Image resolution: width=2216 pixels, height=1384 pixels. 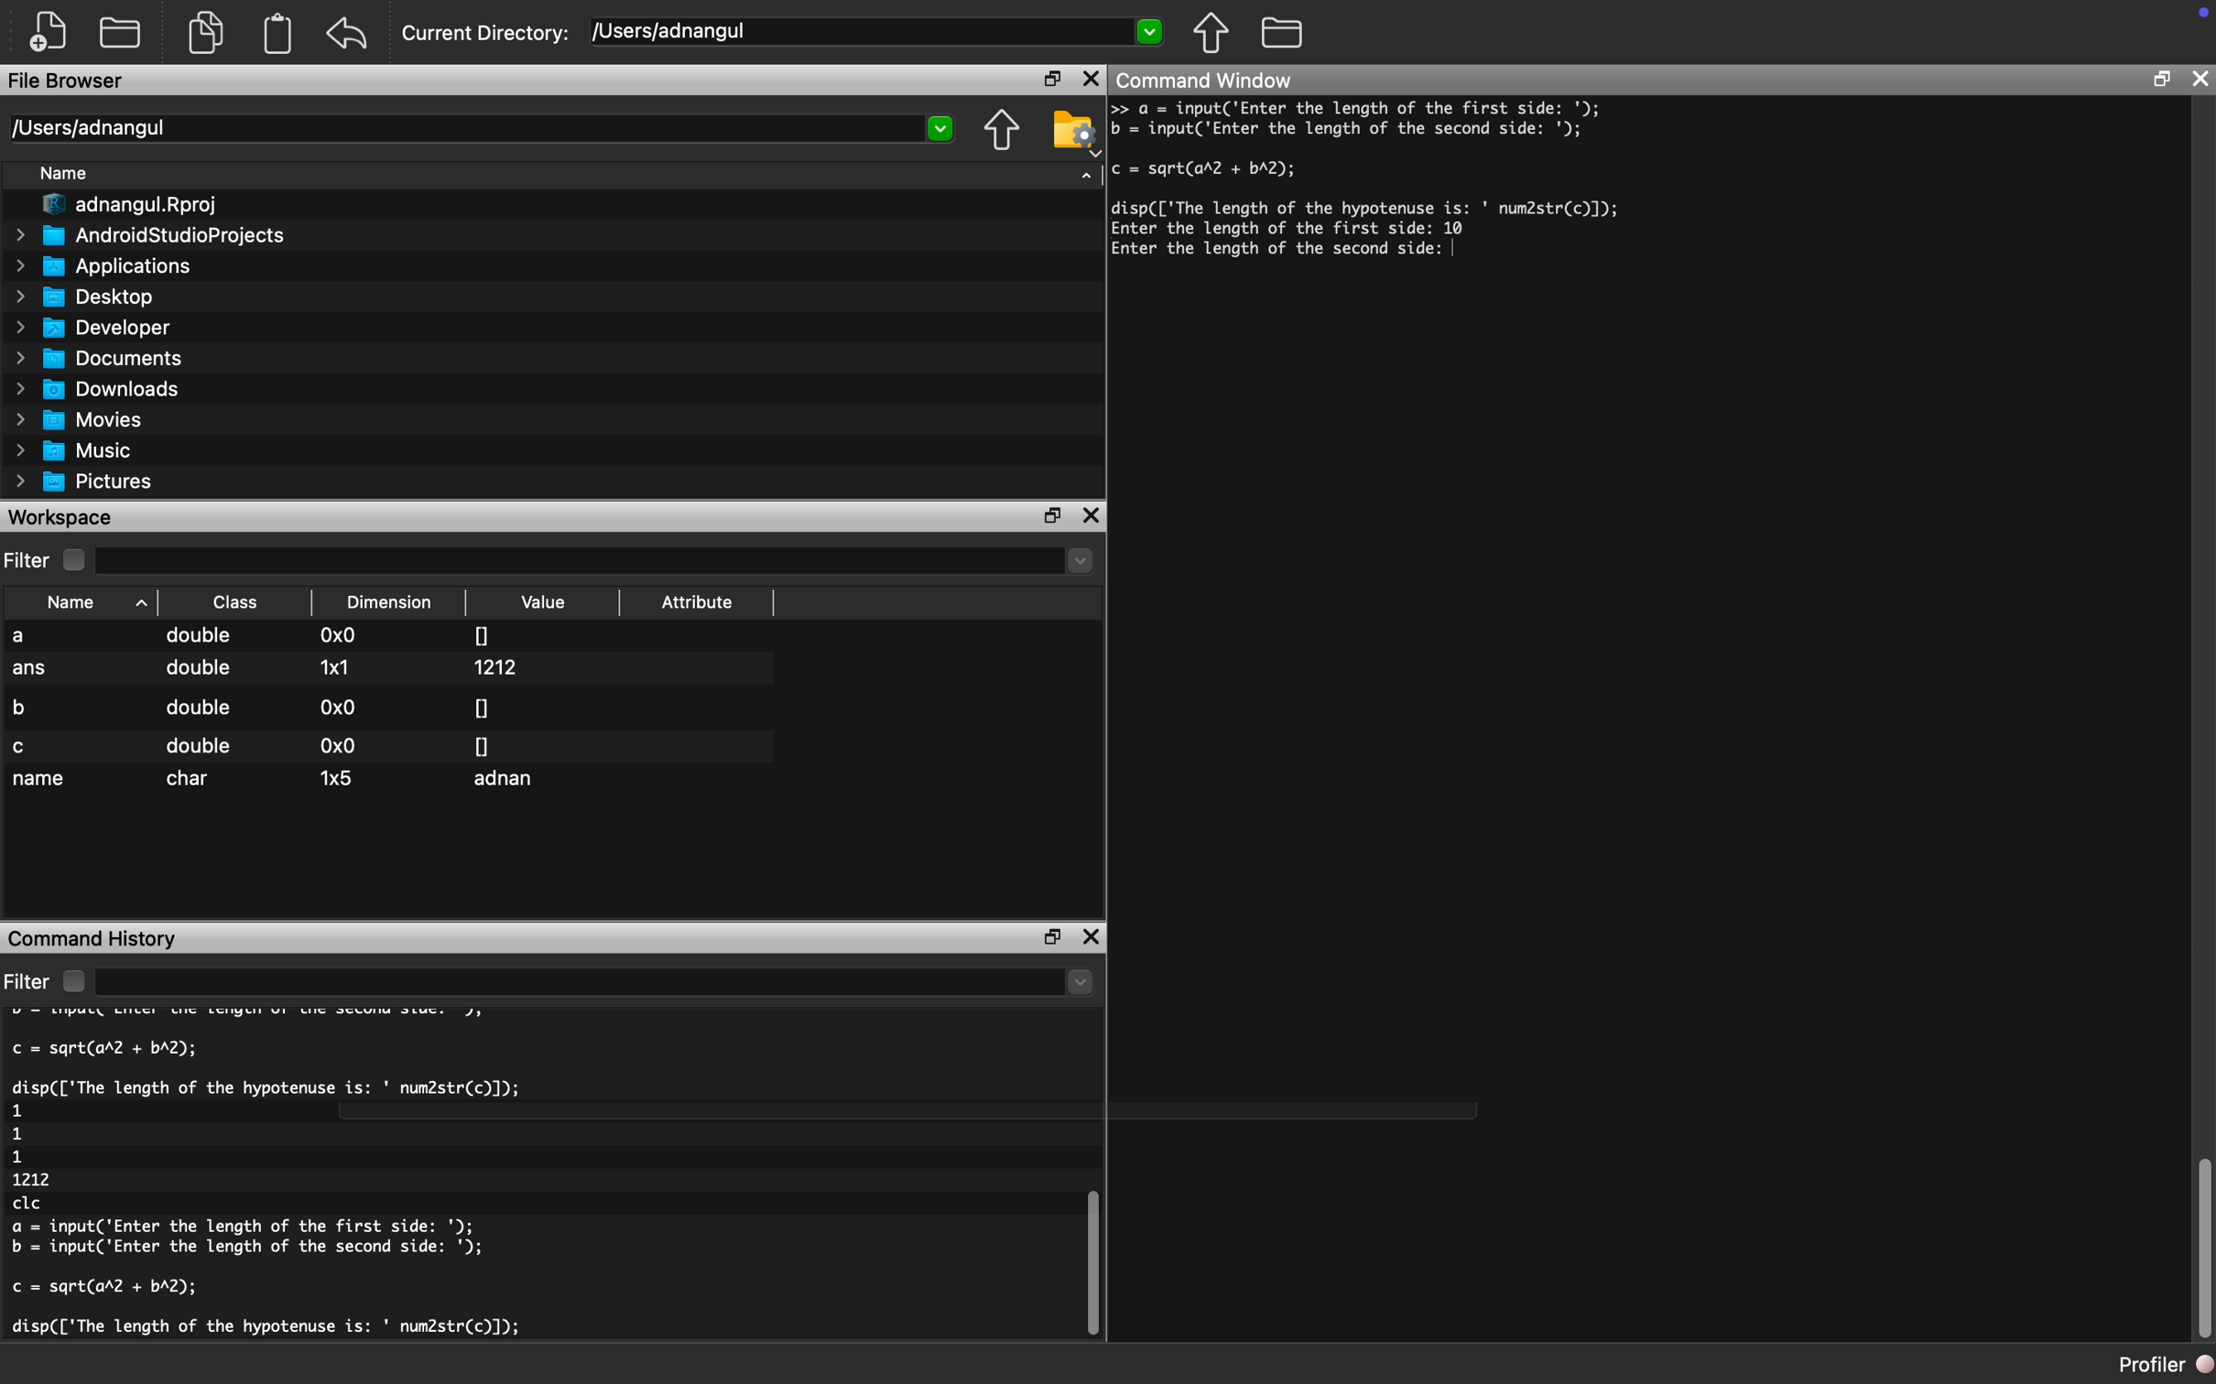 What do you see at coordinates (1087, 172) in the screenshot?
I see `dropdown` at bounding box center [1087, 172].